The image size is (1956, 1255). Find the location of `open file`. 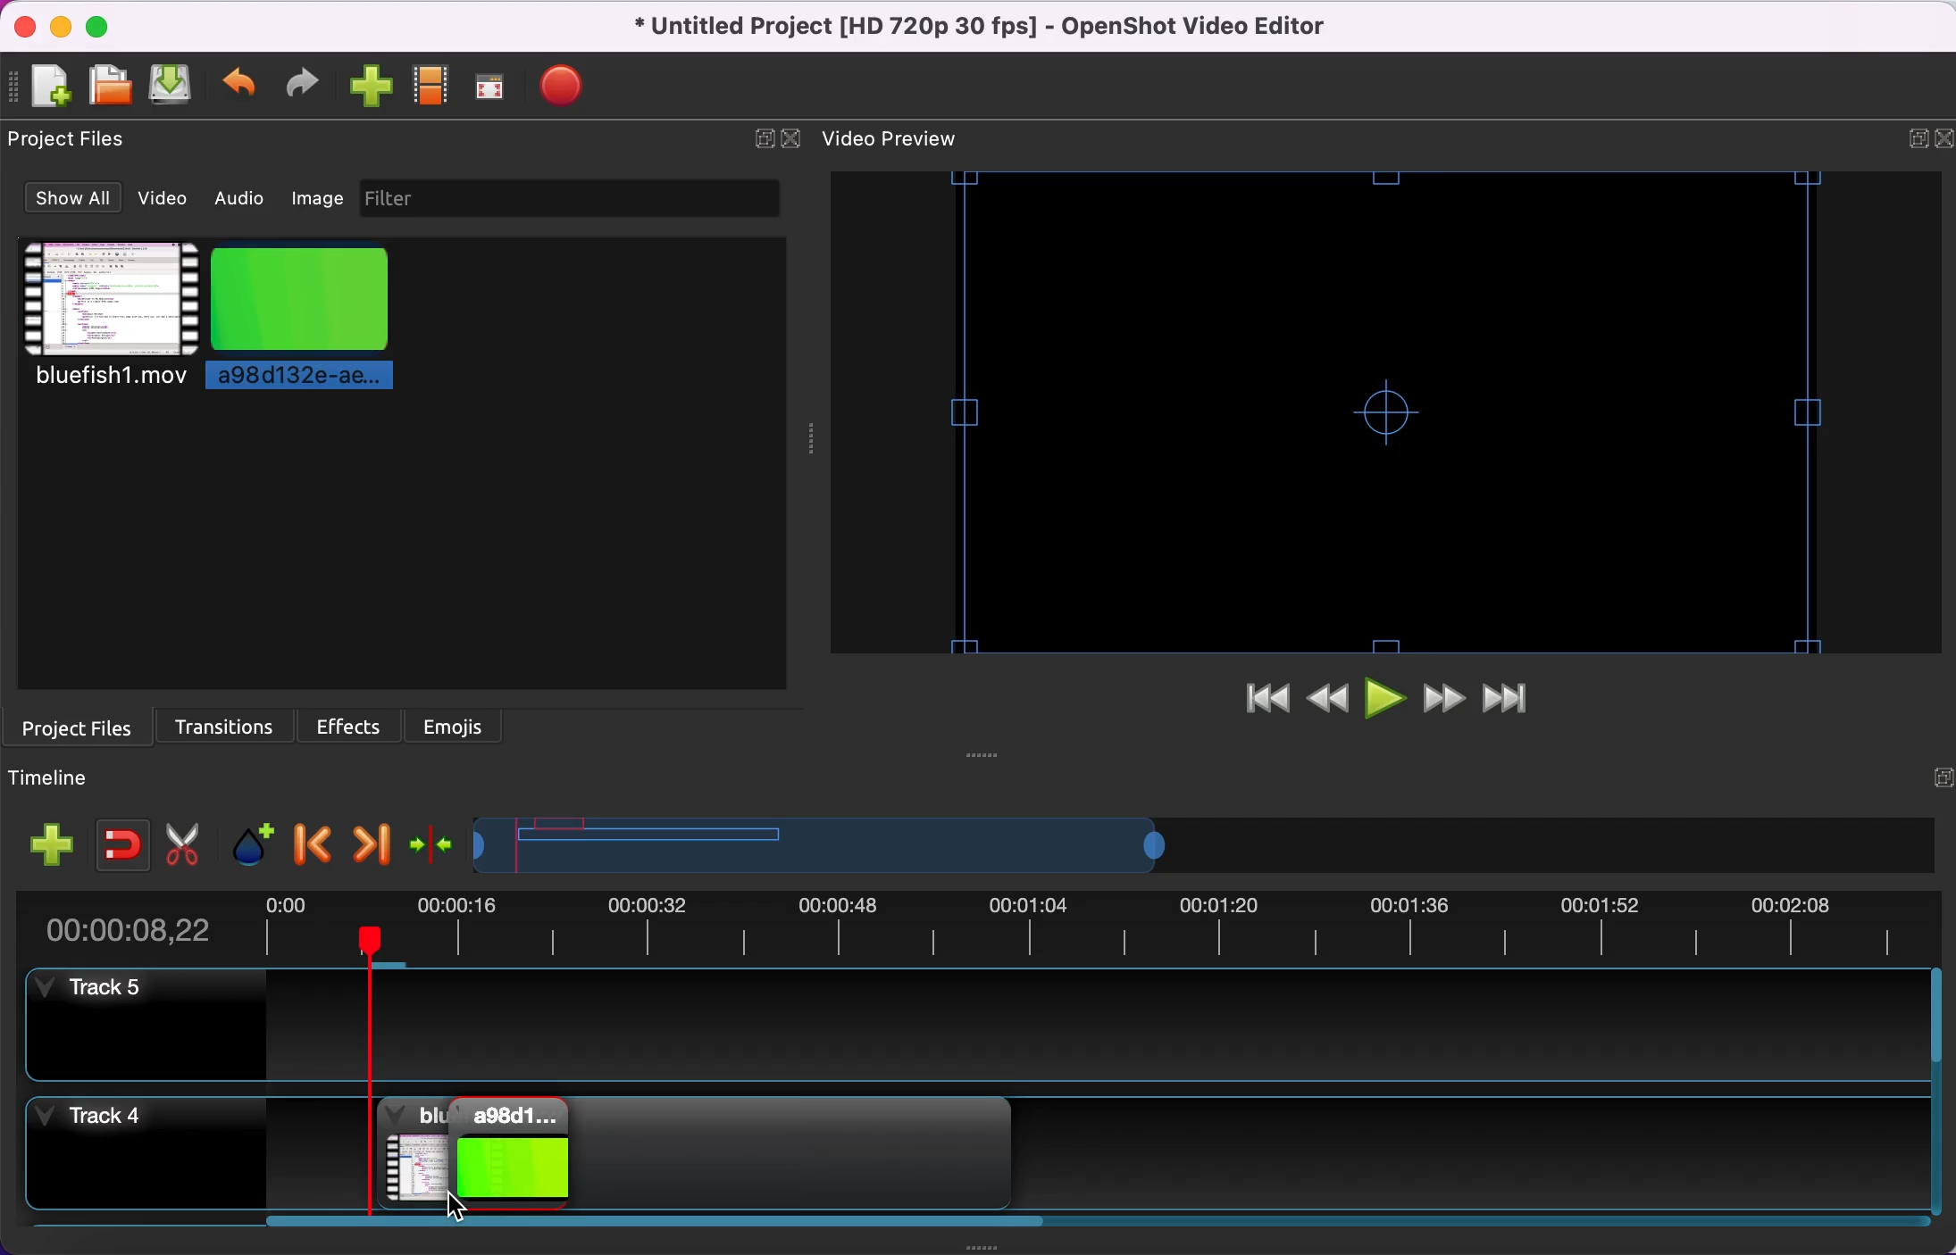

open file is located at coordinates (107, 83).